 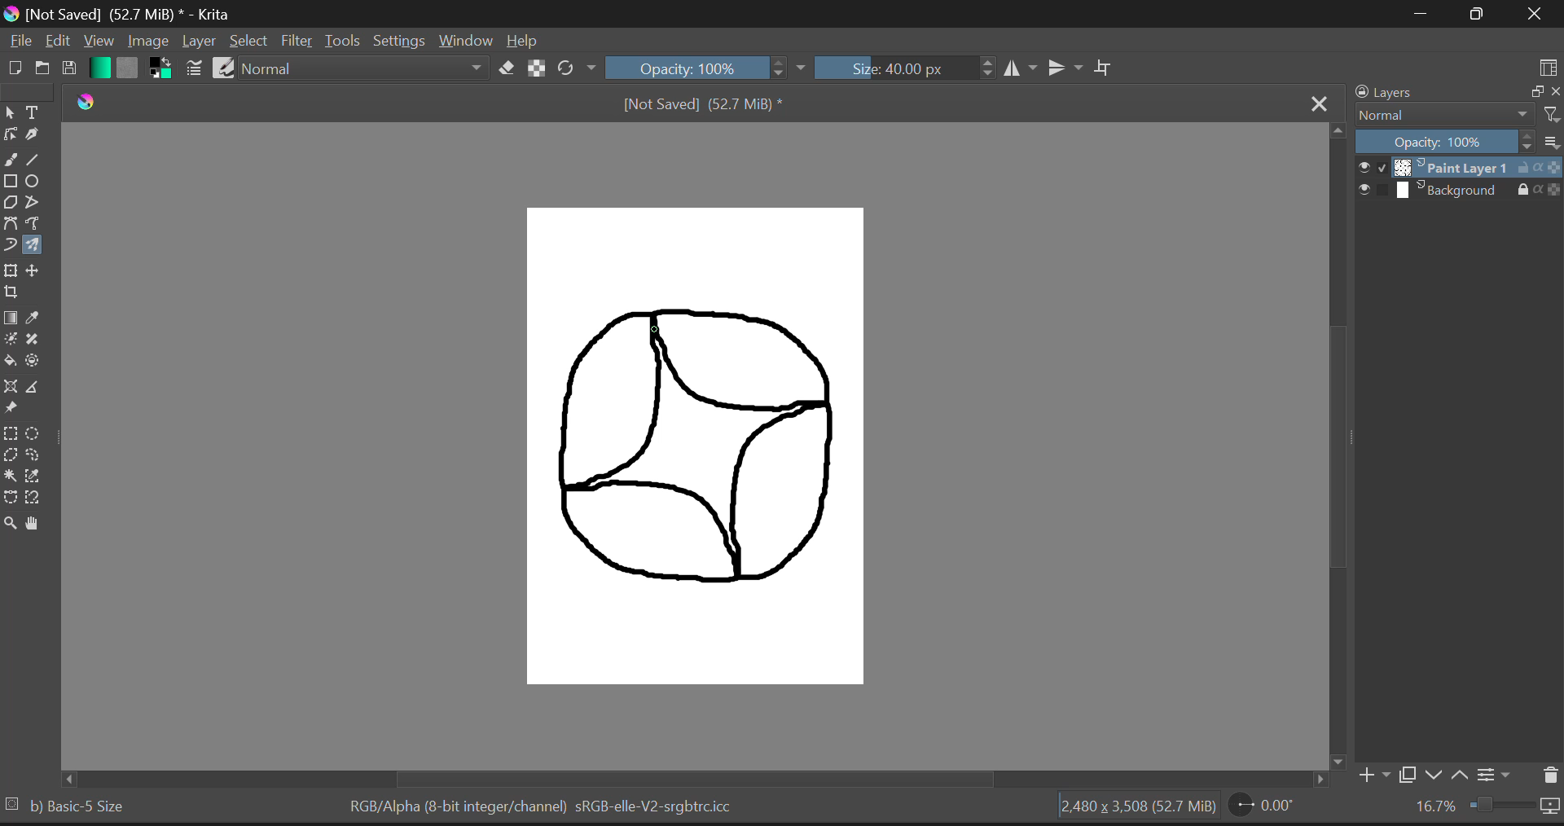 I want to click on Settings, so click(x=1496, y=778).